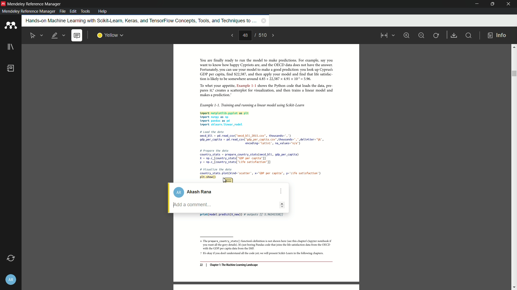 The image size is (517, 290). Describe the element at coordinates (228, 205) in the screenshot. I see `cursor for writing` at that location.